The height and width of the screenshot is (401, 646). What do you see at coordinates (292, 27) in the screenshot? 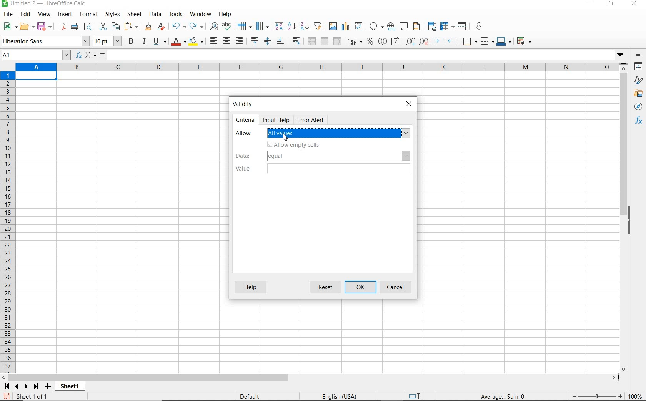
I see `sort ascending` at bounding box center [292, 27].